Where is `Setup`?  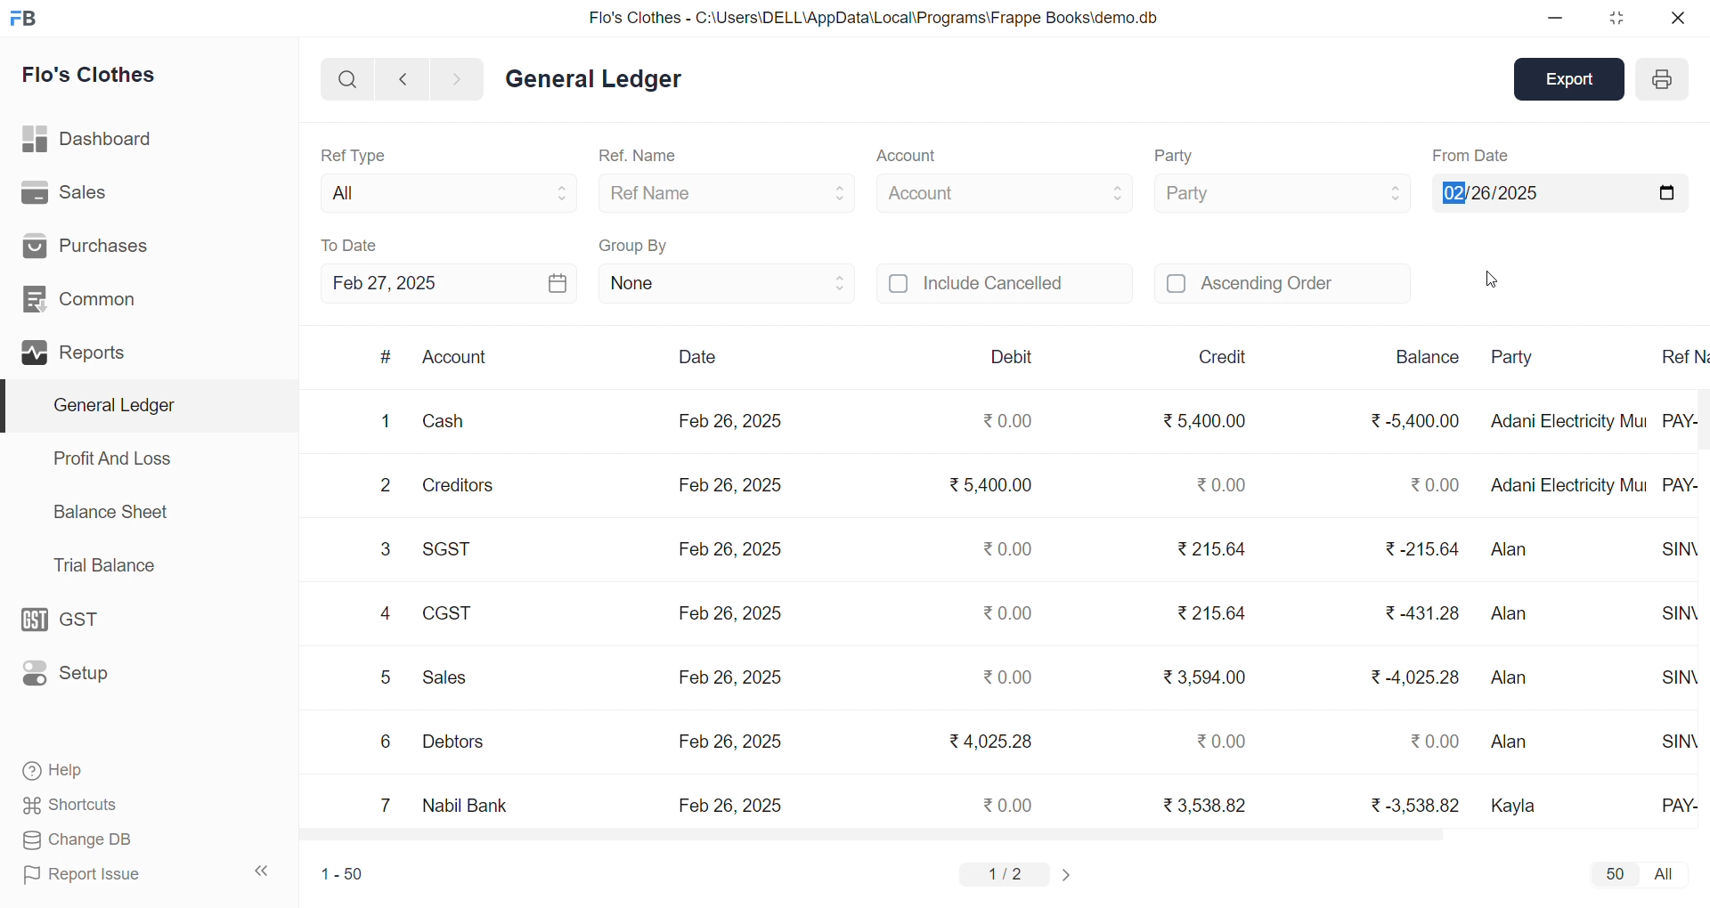 Setup is located at coordinates (70, 674).